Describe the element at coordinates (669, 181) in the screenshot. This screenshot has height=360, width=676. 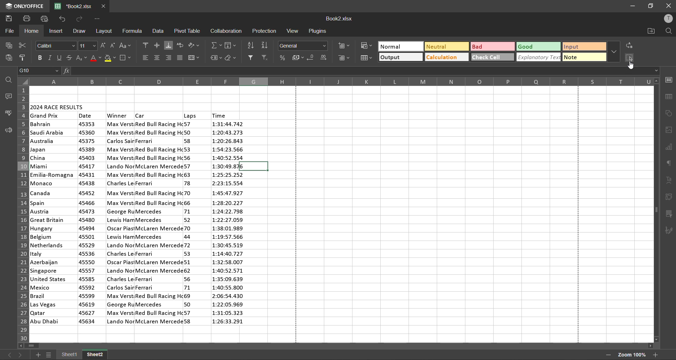
I see `text` at that location.